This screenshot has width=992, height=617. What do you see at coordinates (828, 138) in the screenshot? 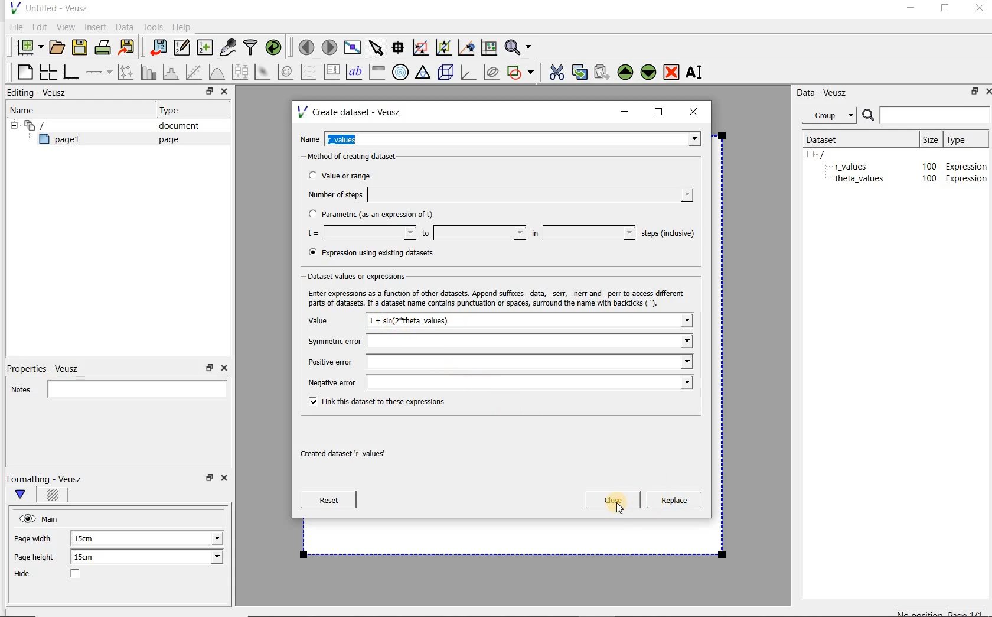
I see `Dataset` at bounding box center [828, 138].